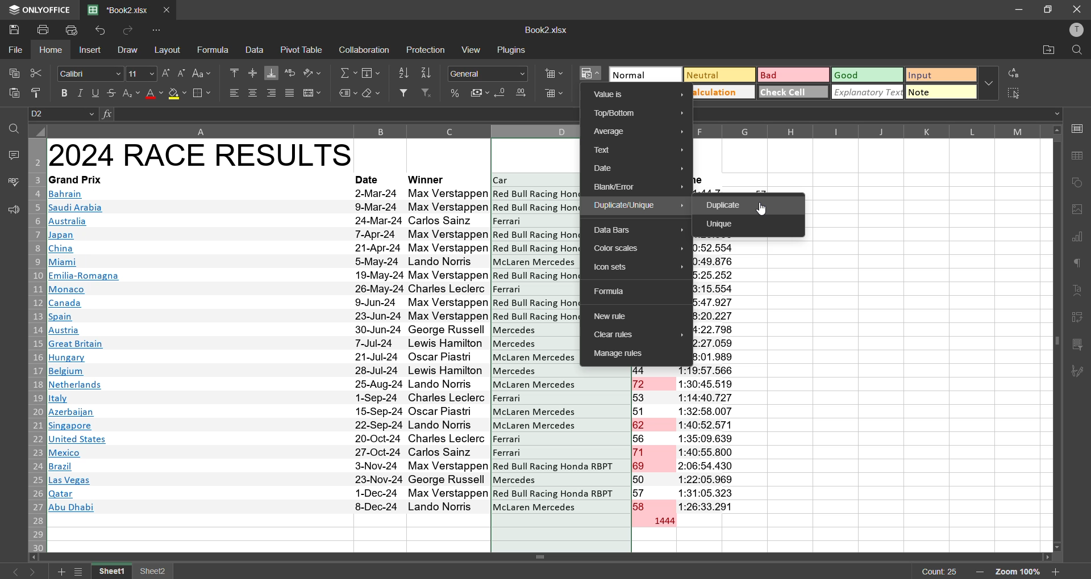 Image resolution: width=1091 pixels, height=579 pixels. What do you see at coordinates (234, 92) in the screenshot?
I see `align left` at bounding box center [234, 92].